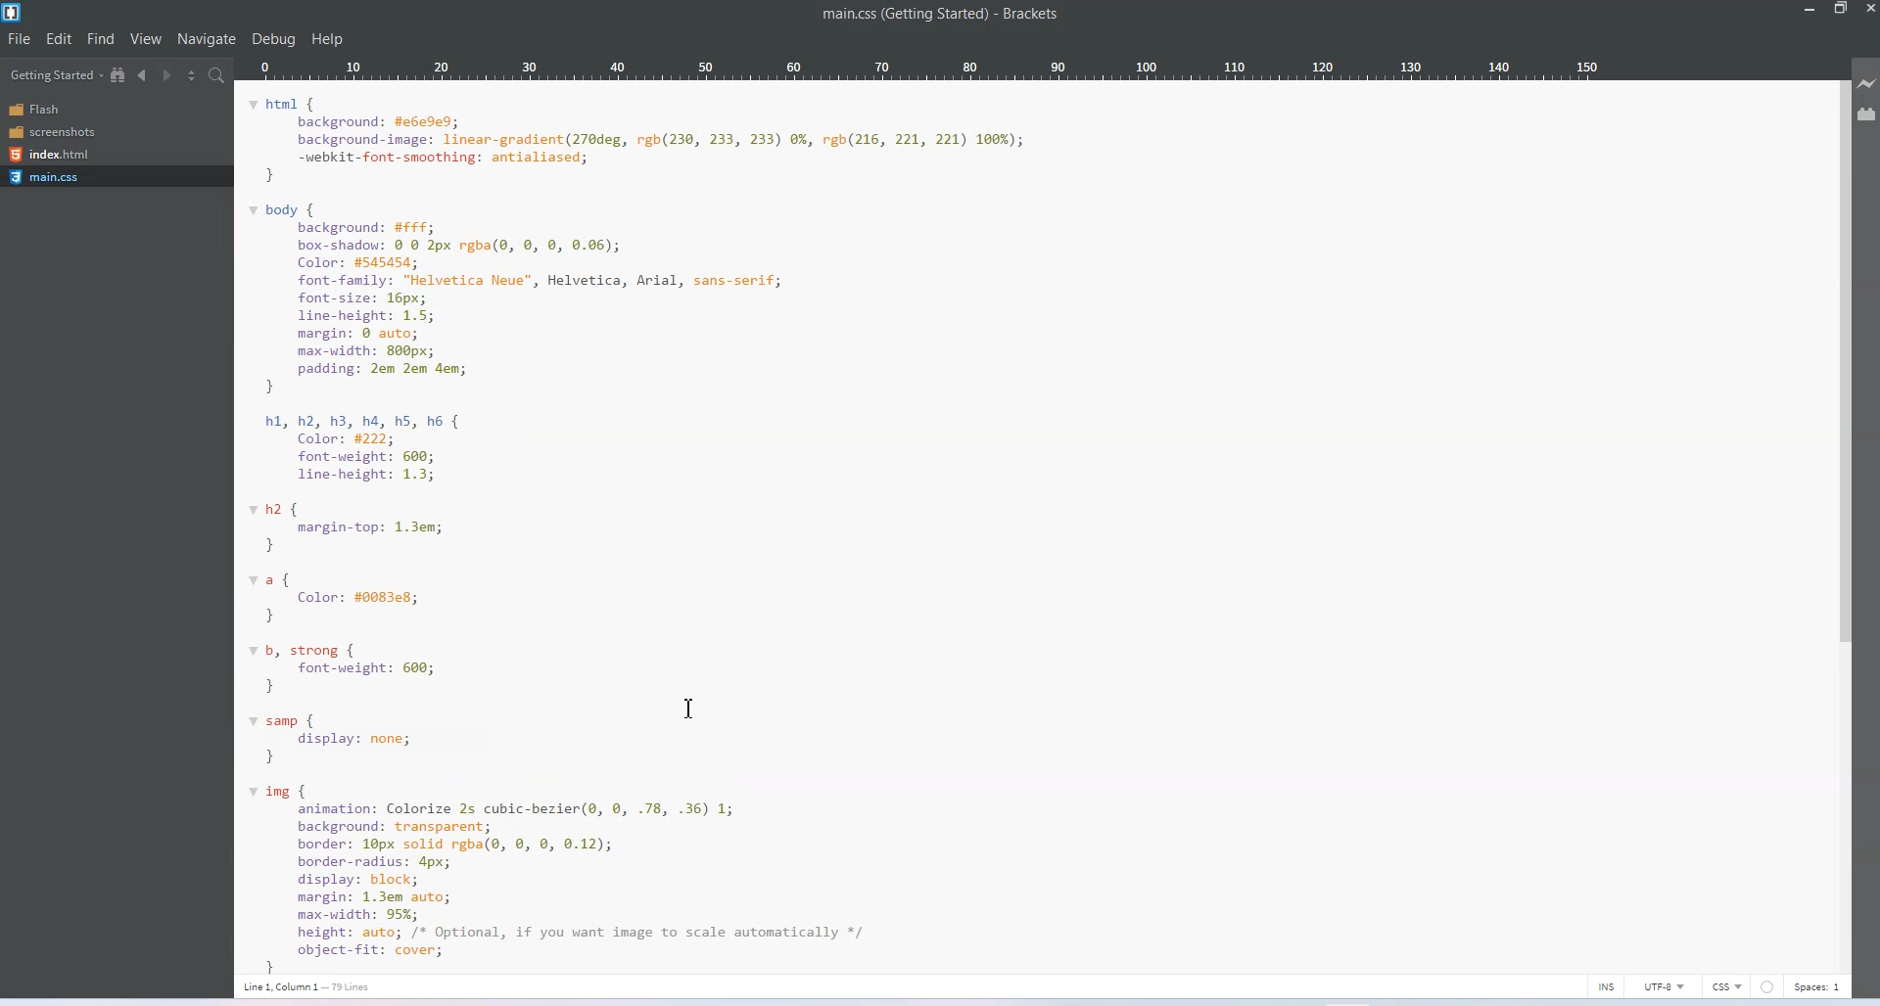  Describe the element at coordinates (1868, 82) in the screenshot. I see `Live Preview` at that location.